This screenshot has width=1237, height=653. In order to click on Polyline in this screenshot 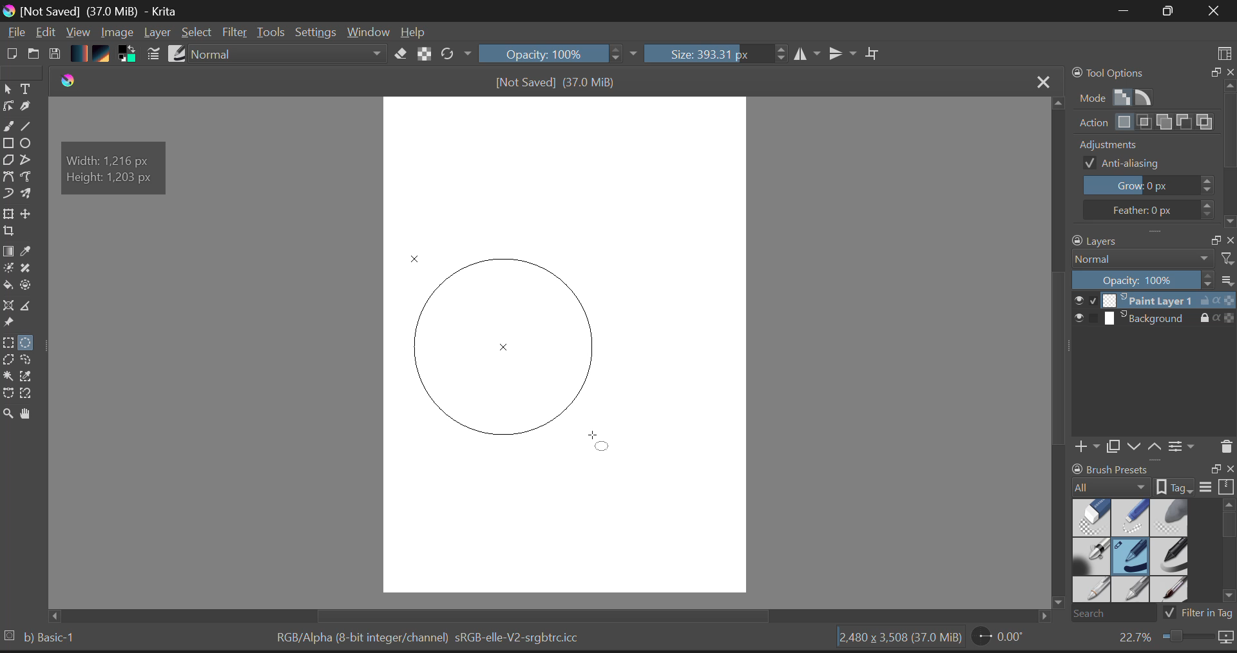, I will do `click(28, 162)`.